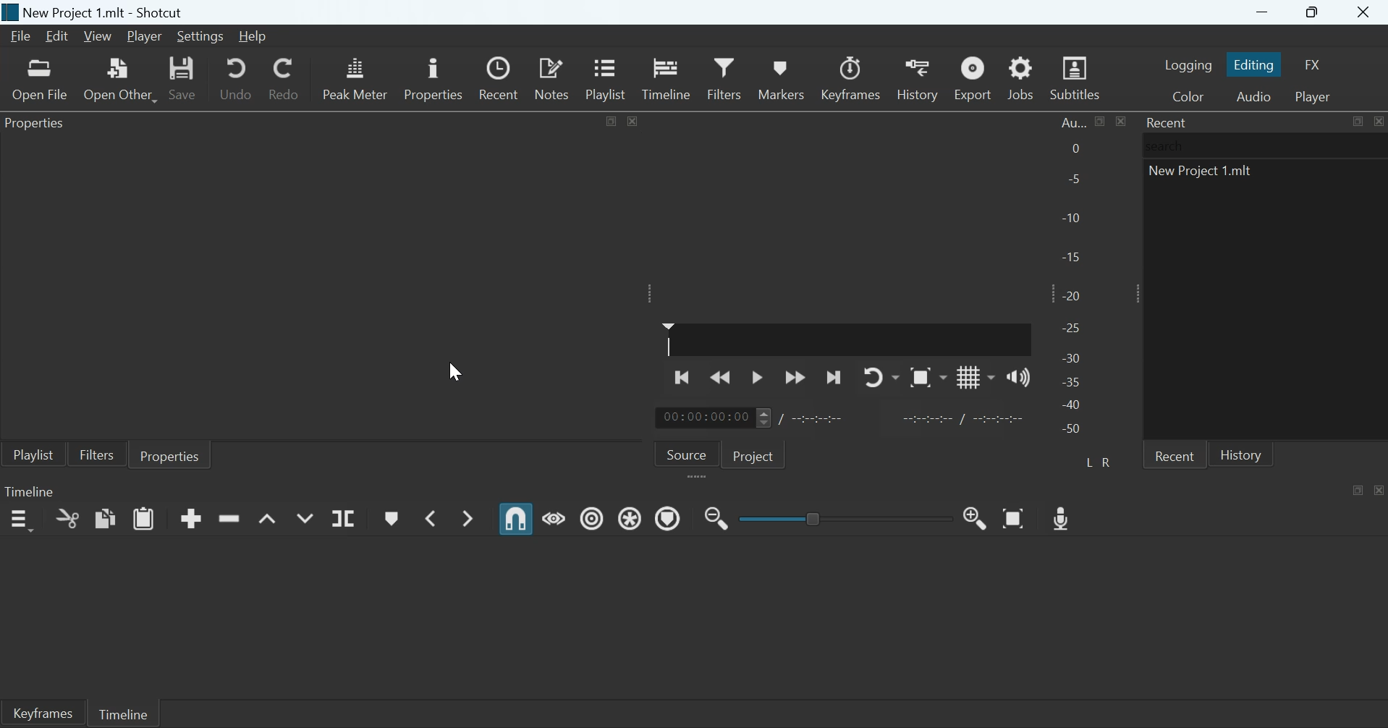  What do you see at coordinates (815, 517) in the screenshot?
I see `Toggle` at bounding box center [815, 517].